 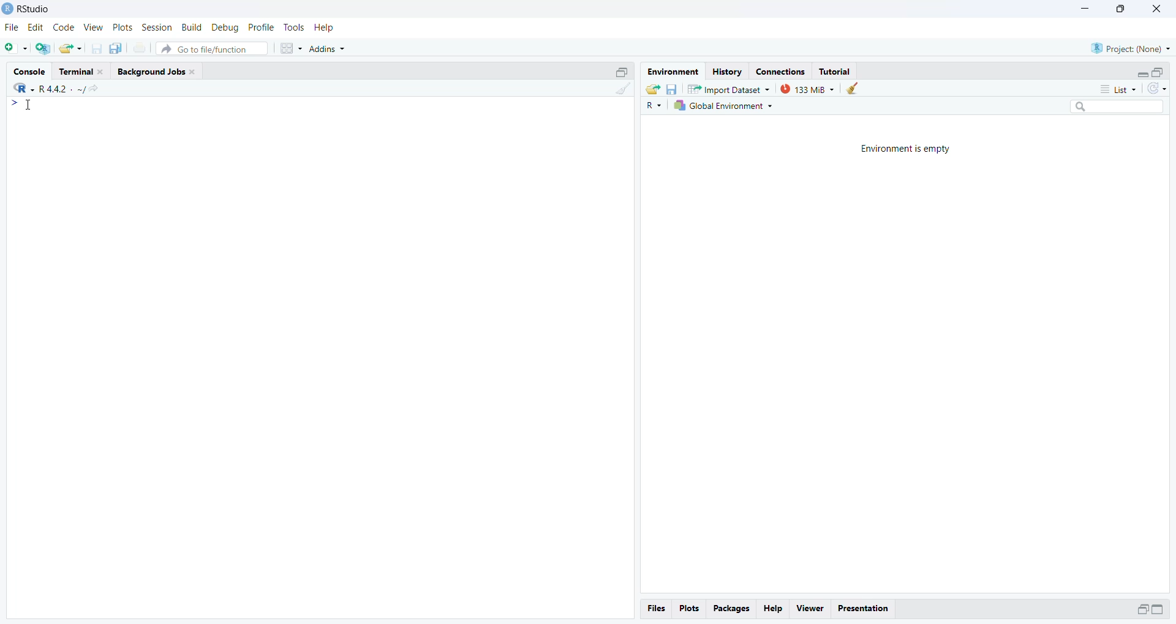 What do you see at coordinates (902, 150) in the screenshot?
I see `Environment is empty` at bounding box center [902, 150].